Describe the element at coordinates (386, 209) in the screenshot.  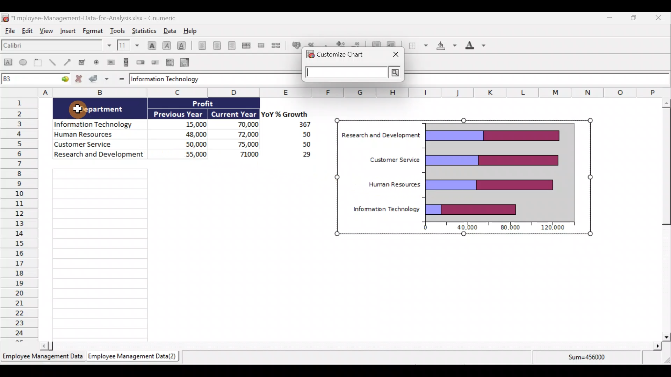
I see `Information Technology` at that location.